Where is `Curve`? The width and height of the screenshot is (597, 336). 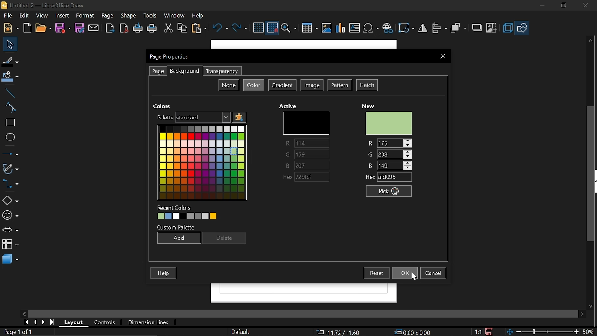 Curve is located at coordinates (9, 108).